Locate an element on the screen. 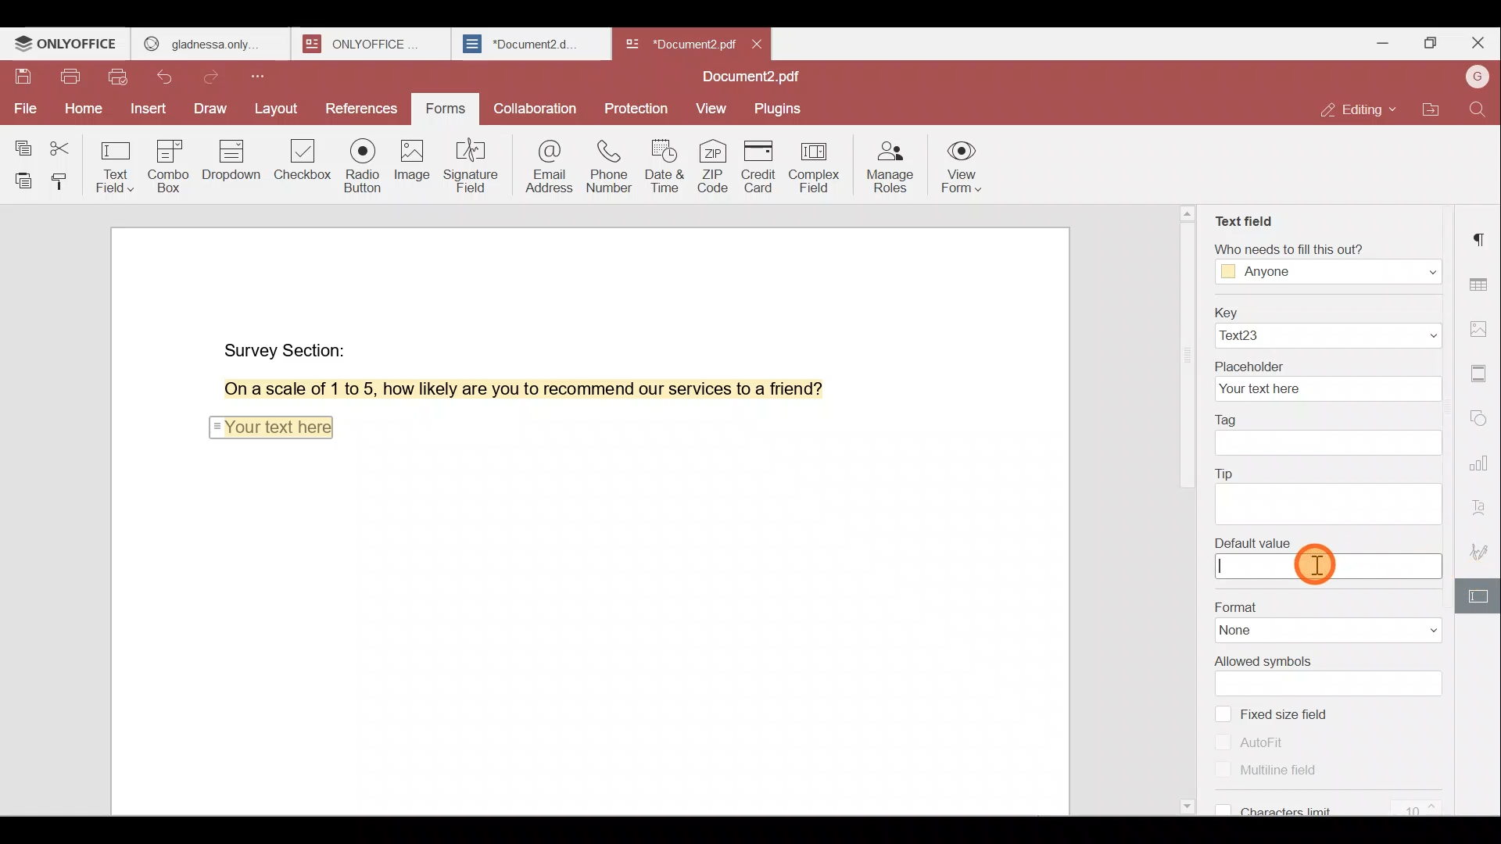 The height and width of the screenshot is (844, 1501). Placeholder is located at coordinates (1327, 380).